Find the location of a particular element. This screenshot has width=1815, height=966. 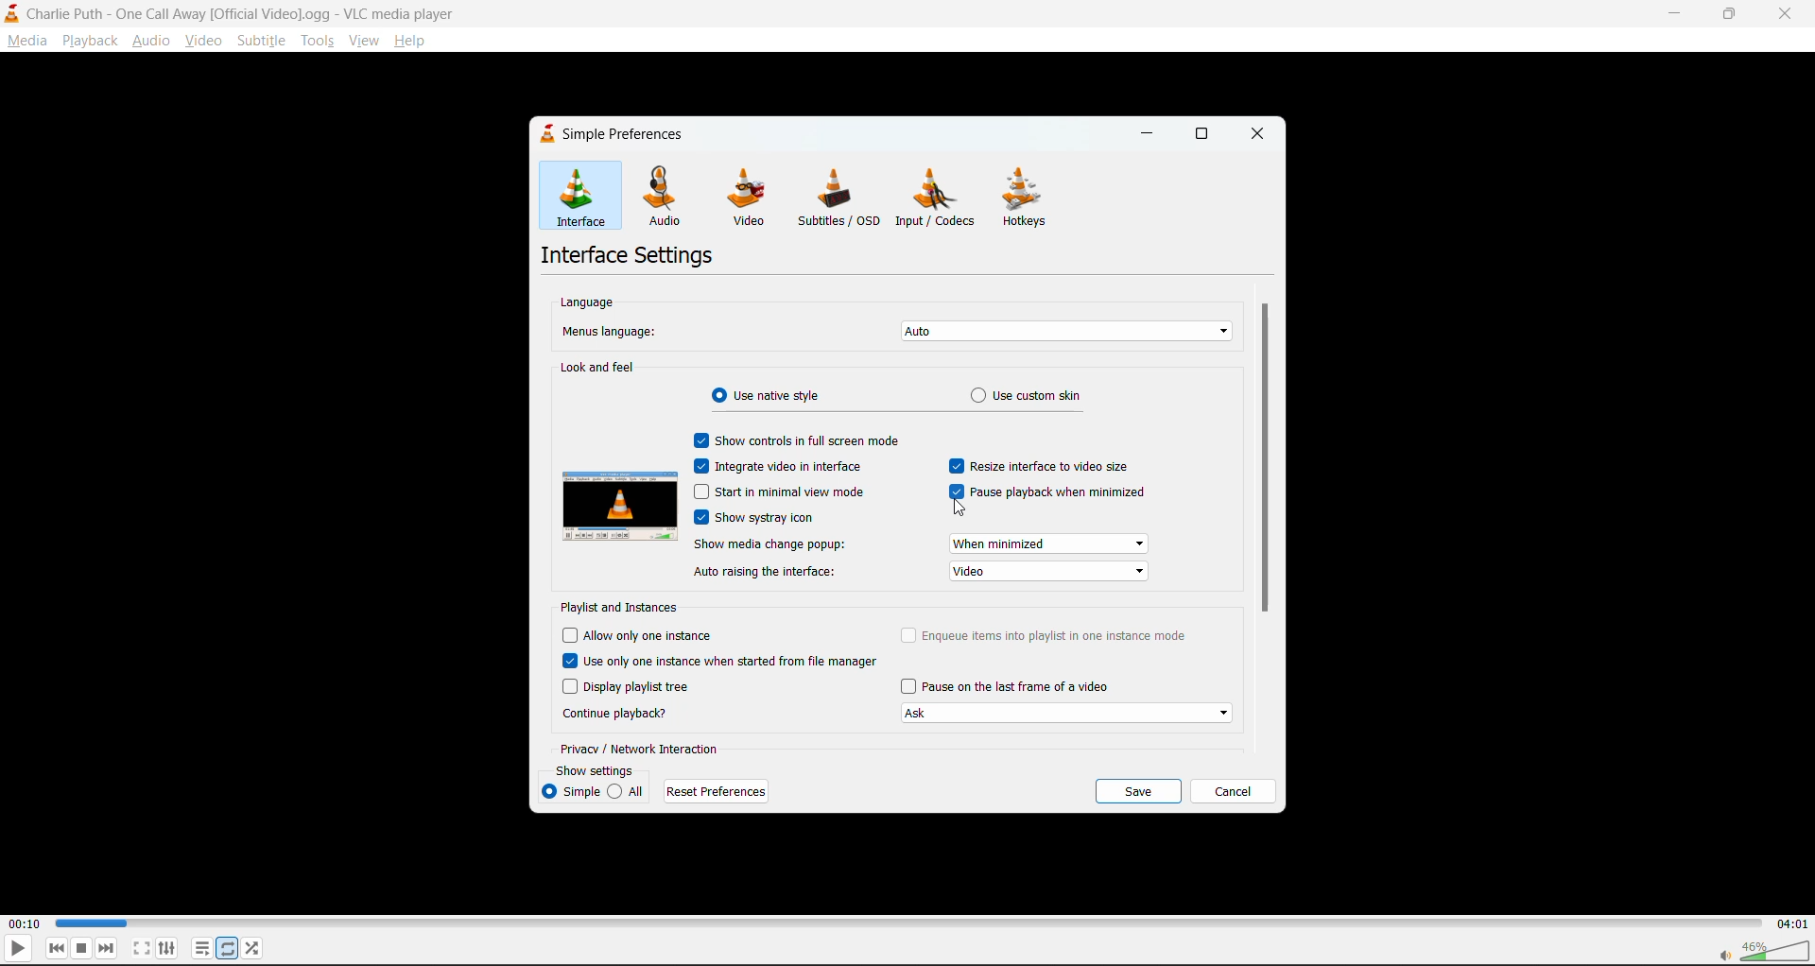

show controls in full screen mode is located at coordinates (816, 443).